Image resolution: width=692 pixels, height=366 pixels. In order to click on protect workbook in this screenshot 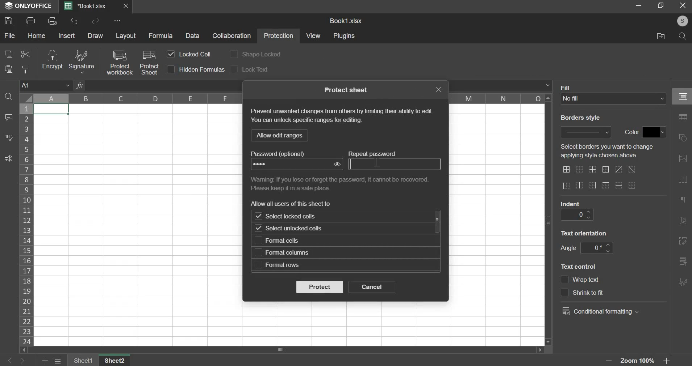, I will do `click(119, 62)`.